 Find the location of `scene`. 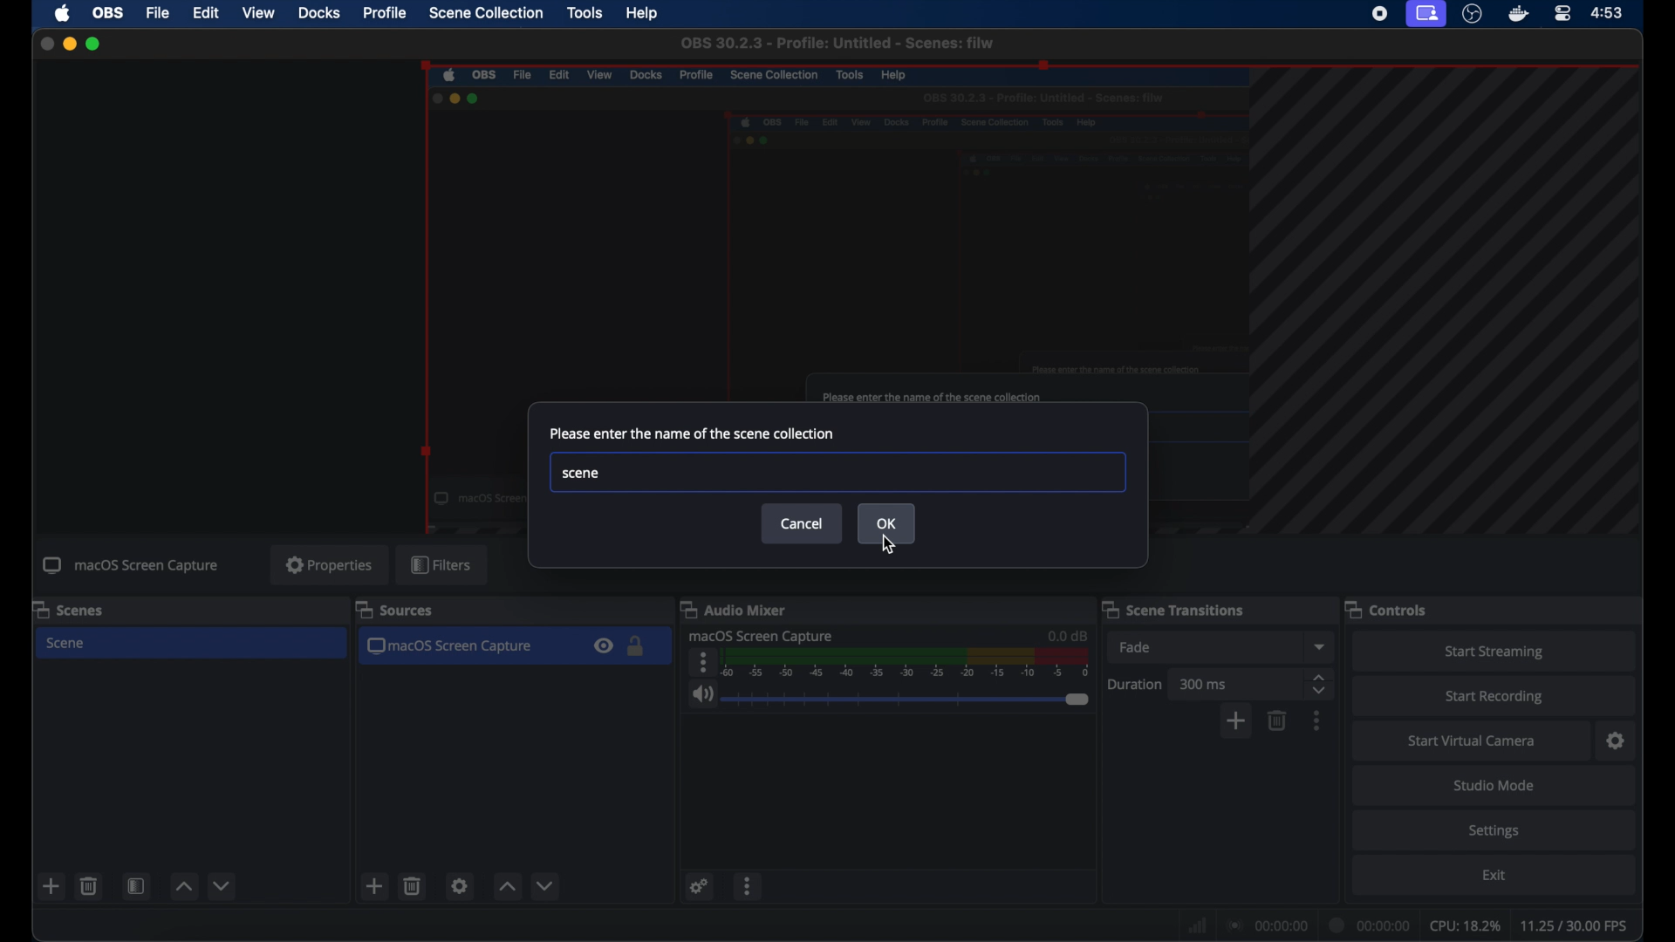

scene is located at coordinates (836, 473).